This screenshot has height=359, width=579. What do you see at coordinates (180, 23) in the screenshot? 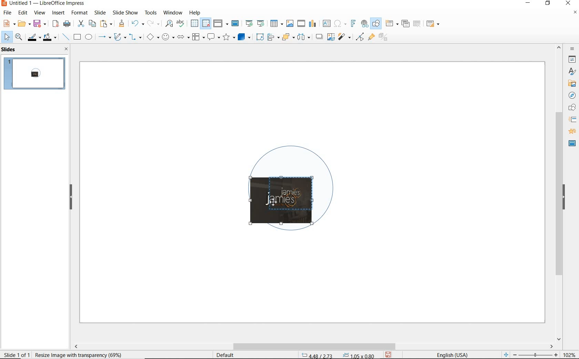
I see `spelling` at bounding box center [180, 23].